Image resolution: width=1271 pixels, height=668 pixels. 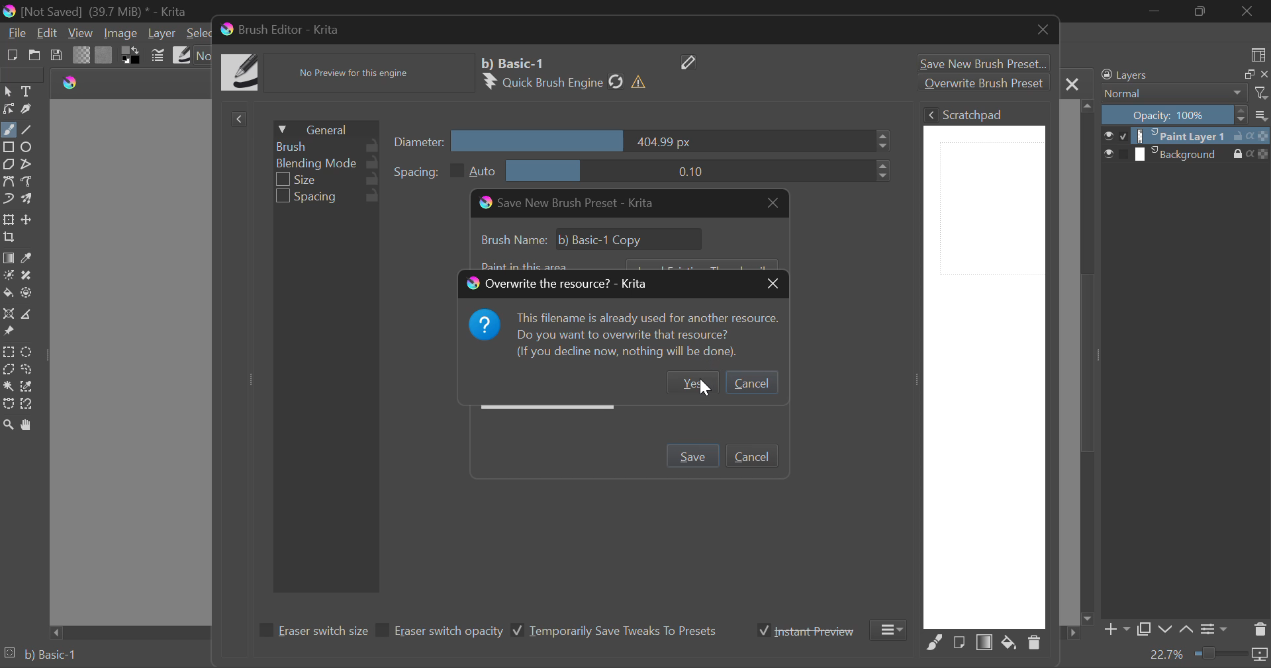 I want to click on Fill area with background color, so click(x=1008, y=644).